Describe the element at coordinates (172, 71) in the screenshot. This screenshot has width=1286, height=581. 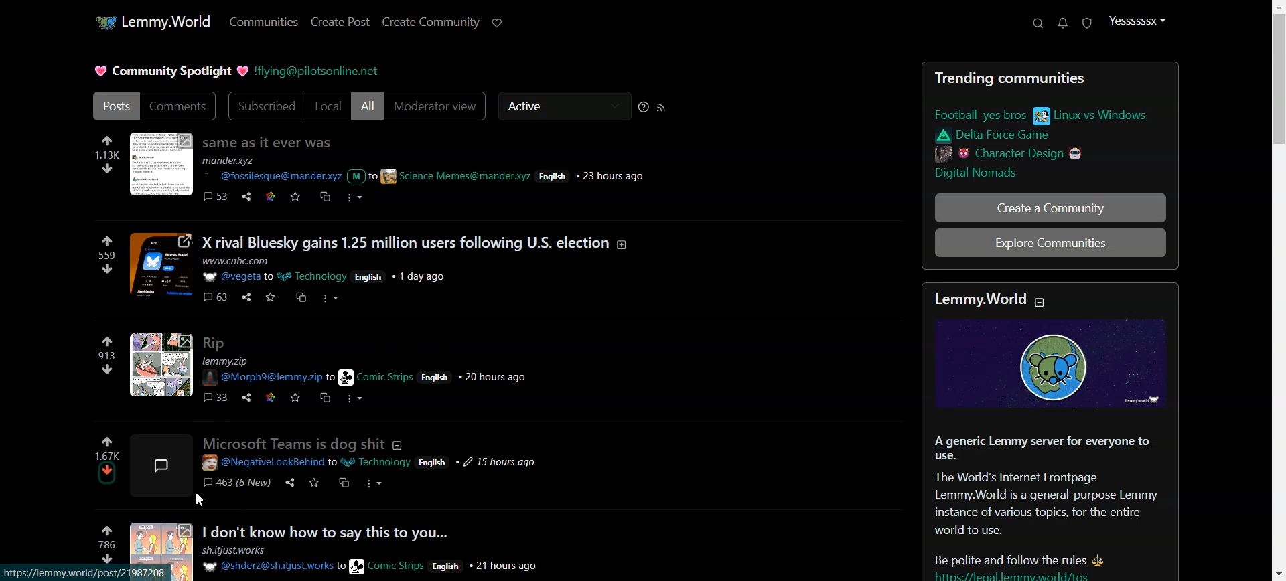
I see `Text` at that location.